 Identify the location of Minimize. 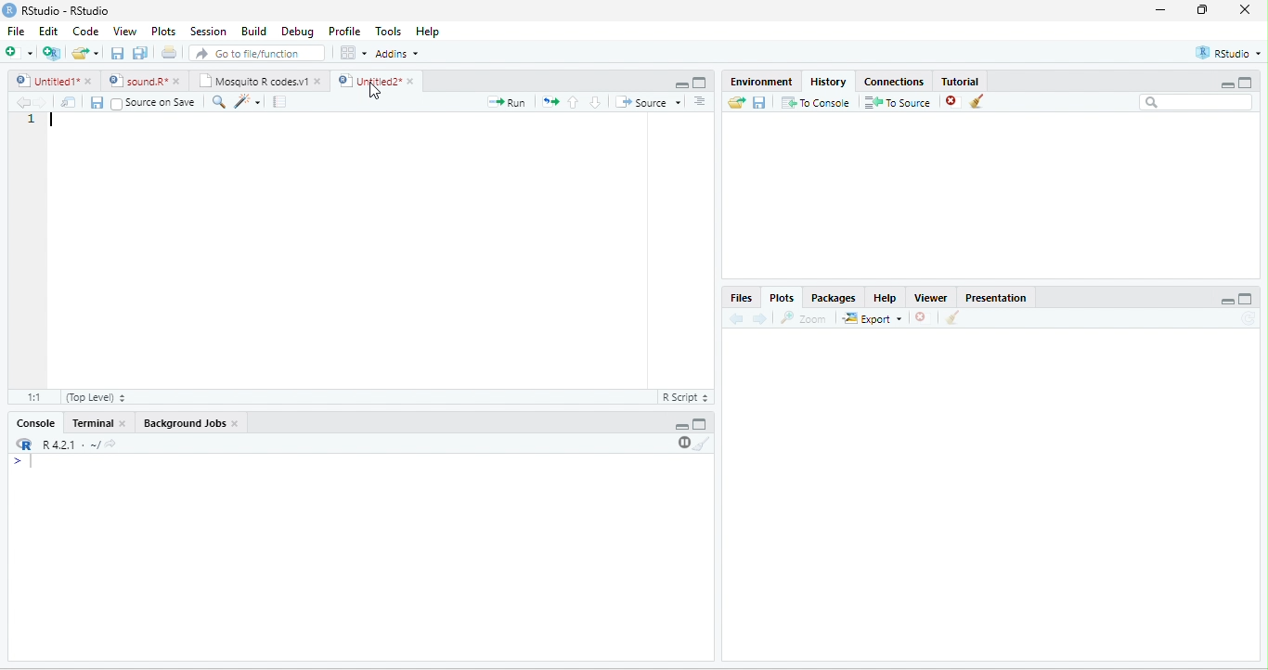
(1227, 303).